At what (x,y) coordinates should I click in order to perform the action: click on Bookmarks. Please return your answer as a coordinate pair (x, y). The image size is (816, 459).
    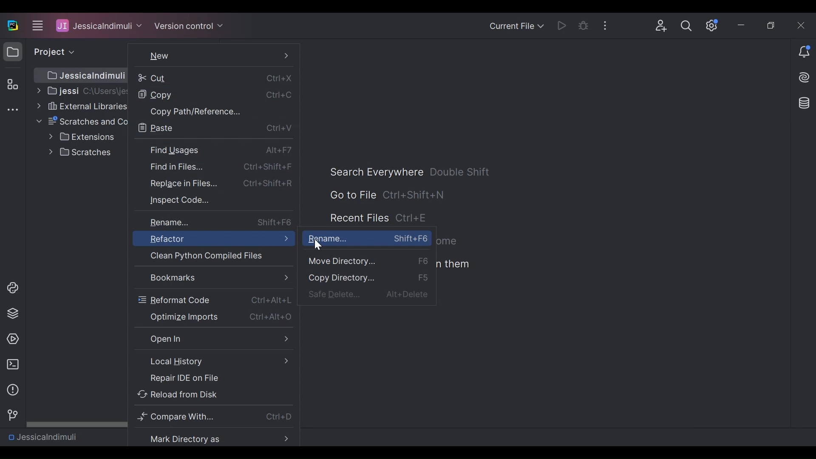
    Looking at the image, I should click on (215, 278).